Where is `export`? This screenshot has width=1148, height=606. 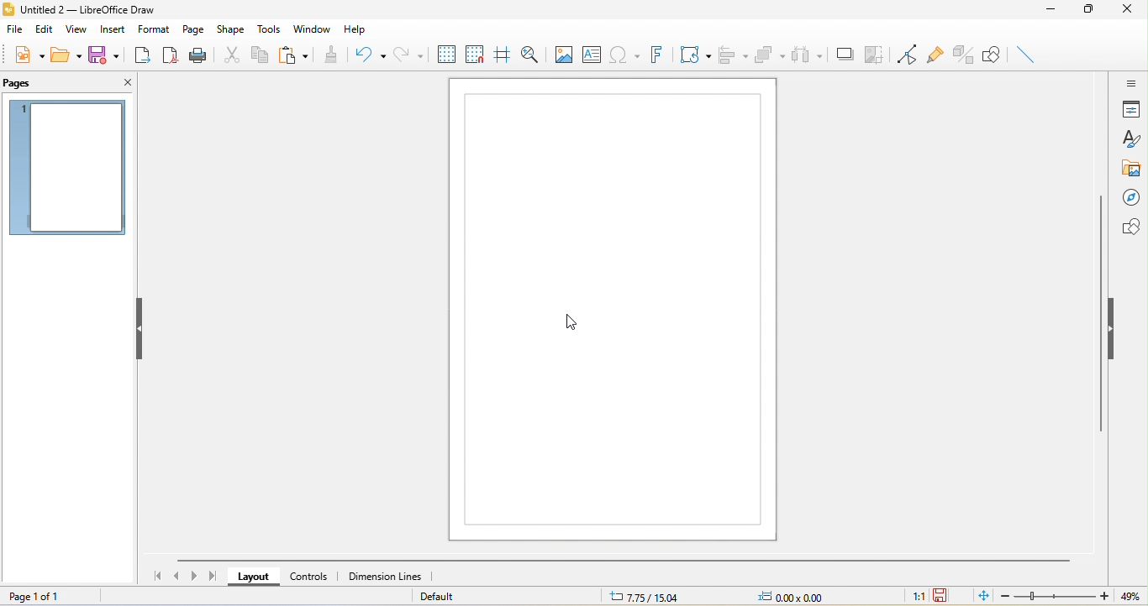
export is located at coordinates (139, 55).